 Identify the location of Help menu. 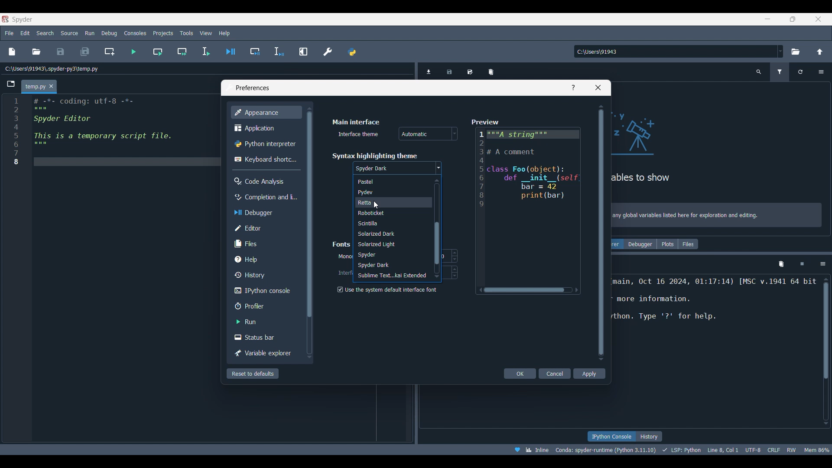
(224, 33).